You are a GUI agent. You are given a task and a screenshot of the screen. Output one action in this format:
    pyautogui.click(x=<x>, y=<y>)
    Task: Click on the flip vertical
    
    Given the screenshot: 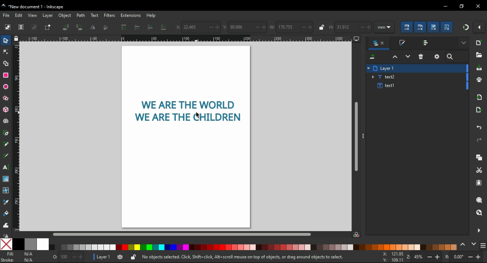 What is the action you would take?
    pyautogui.click(x=106, y=27)
    